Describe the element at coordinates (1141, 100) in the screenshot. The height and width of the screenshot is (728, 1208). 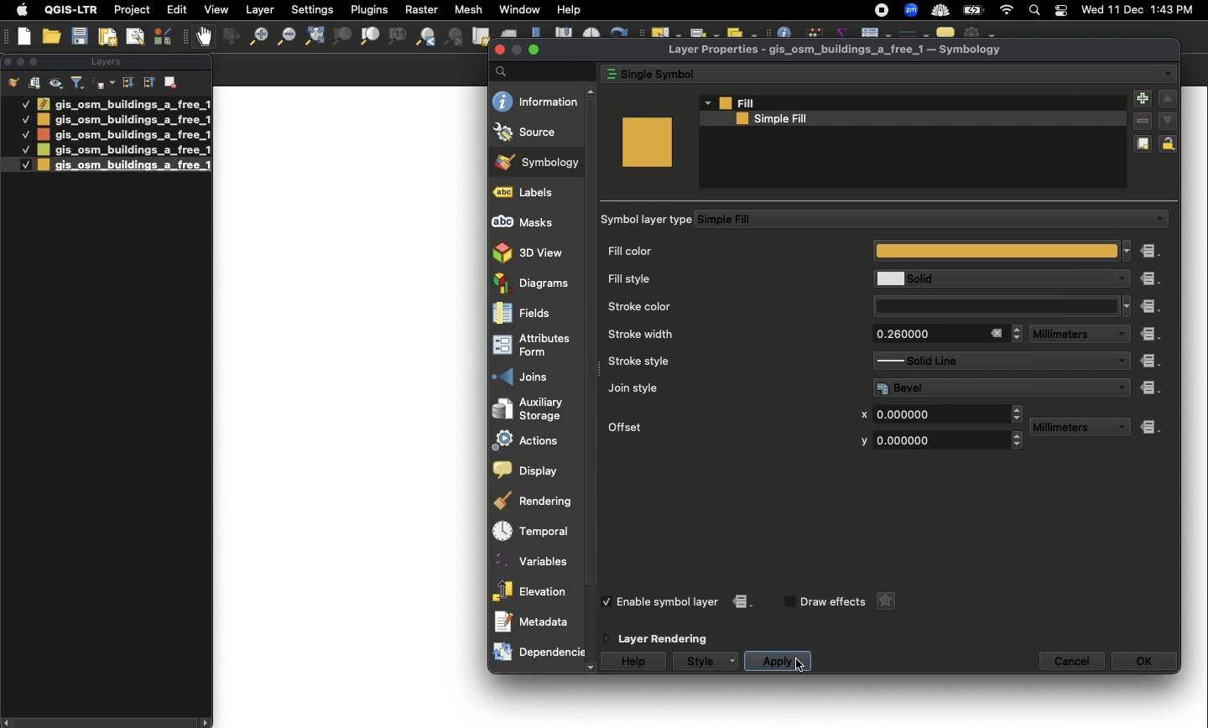
I see `Add` at that location.